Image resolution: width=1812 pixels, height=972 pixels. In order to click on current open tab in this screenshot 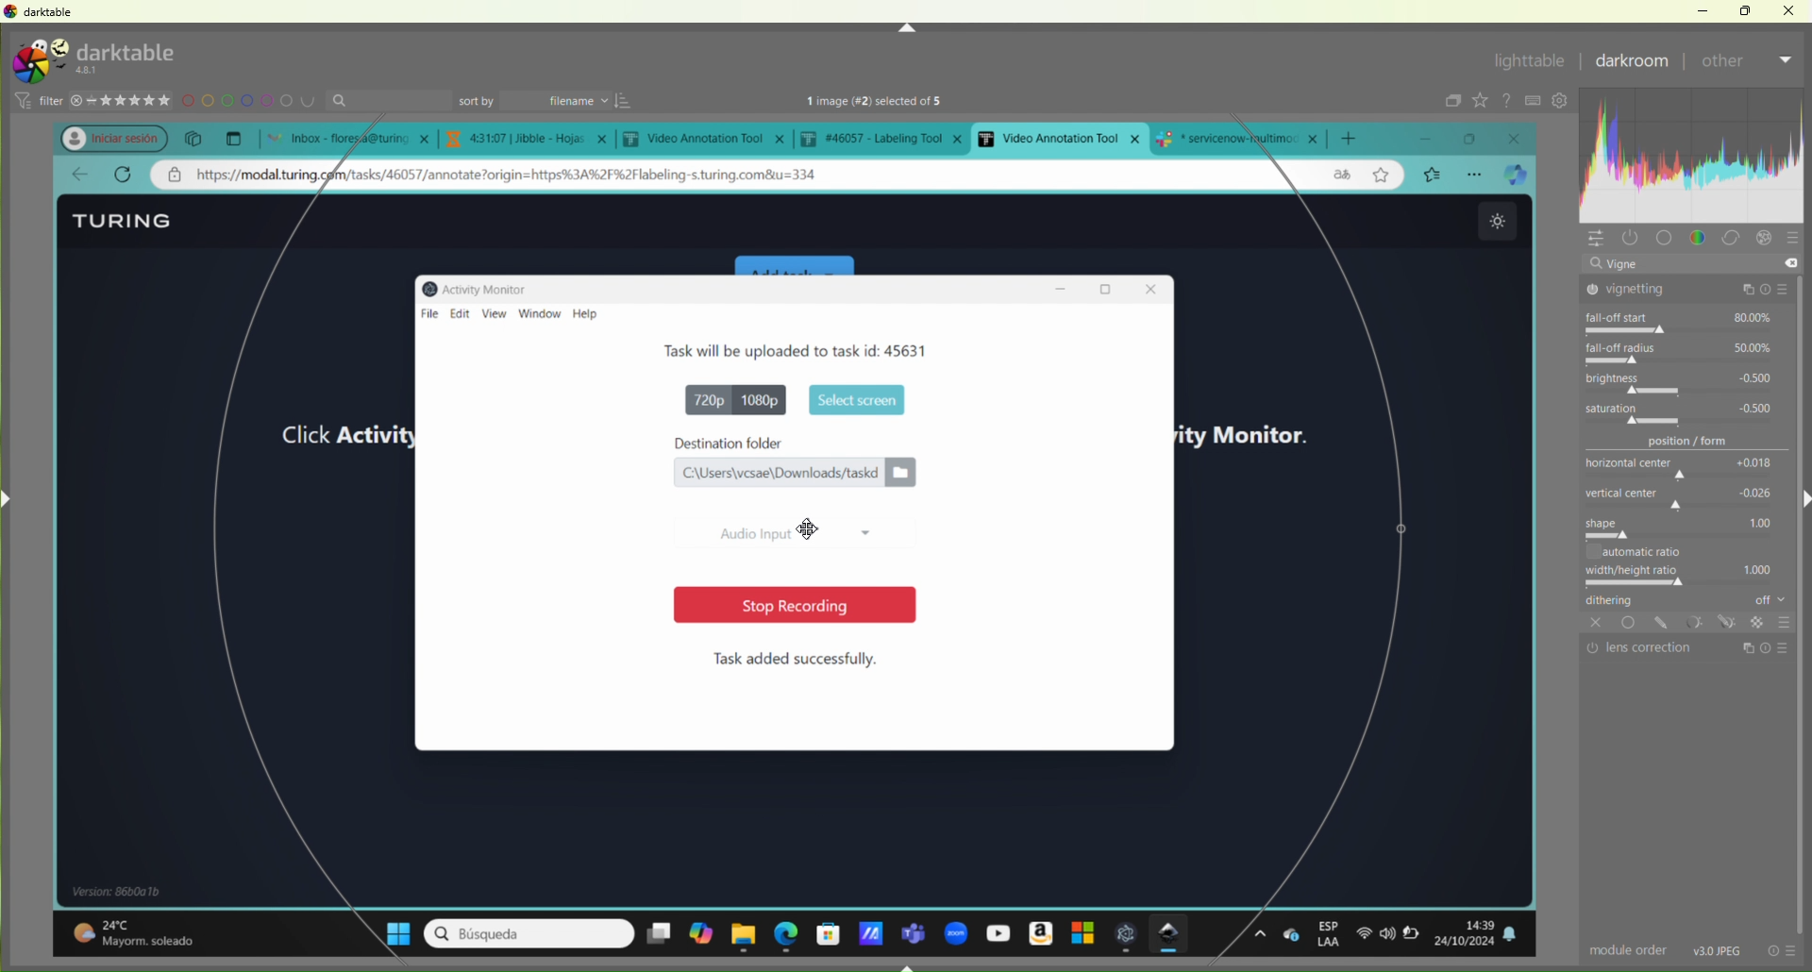, I will do `click(1060, 138)`.